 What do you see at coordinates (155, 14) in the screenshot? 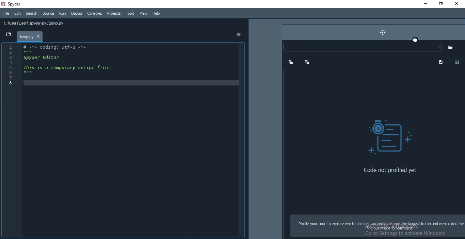
I see `Help` at bounding box center [155, 14].